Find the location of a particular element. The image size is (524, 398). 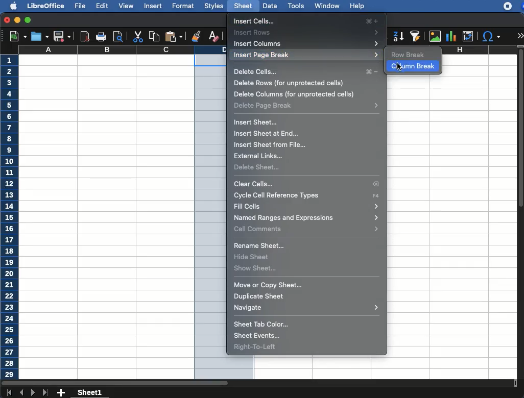

edit is located at coordinates (102, 6).